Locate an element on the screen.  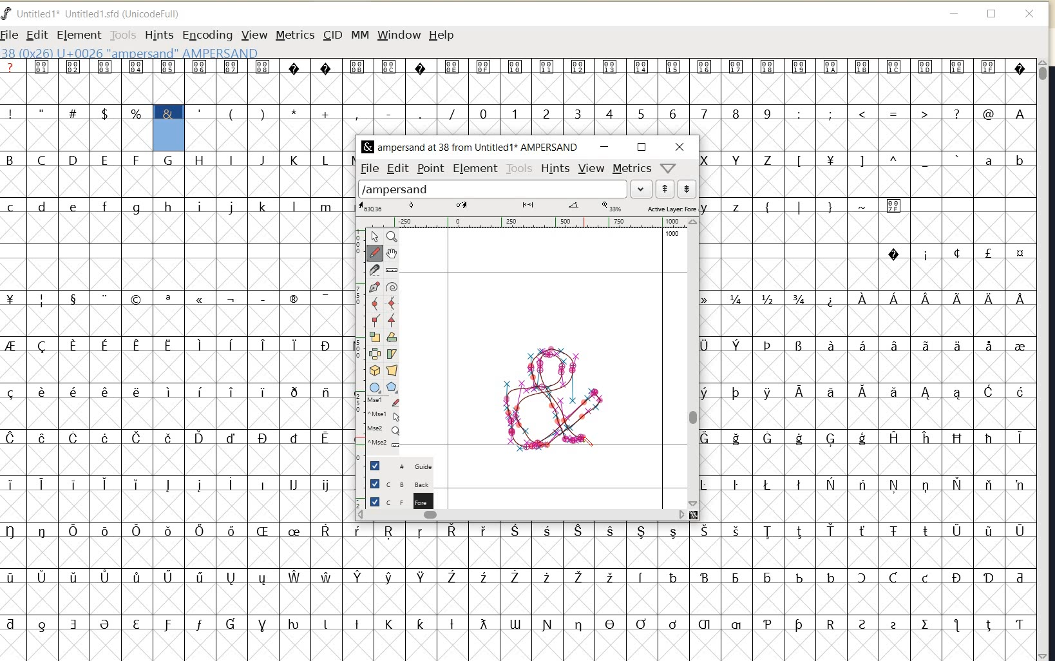
pointer is located at coordinates (375, 236).